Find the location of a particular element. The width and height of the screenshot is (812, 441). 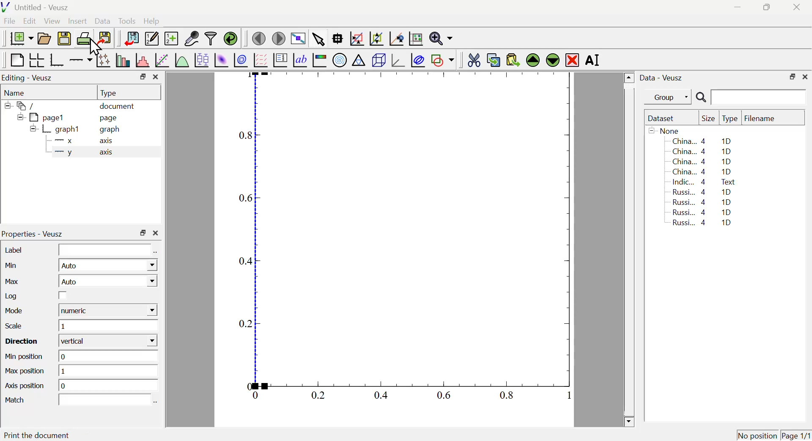

Plot Key is located at coordinates (280, 60).